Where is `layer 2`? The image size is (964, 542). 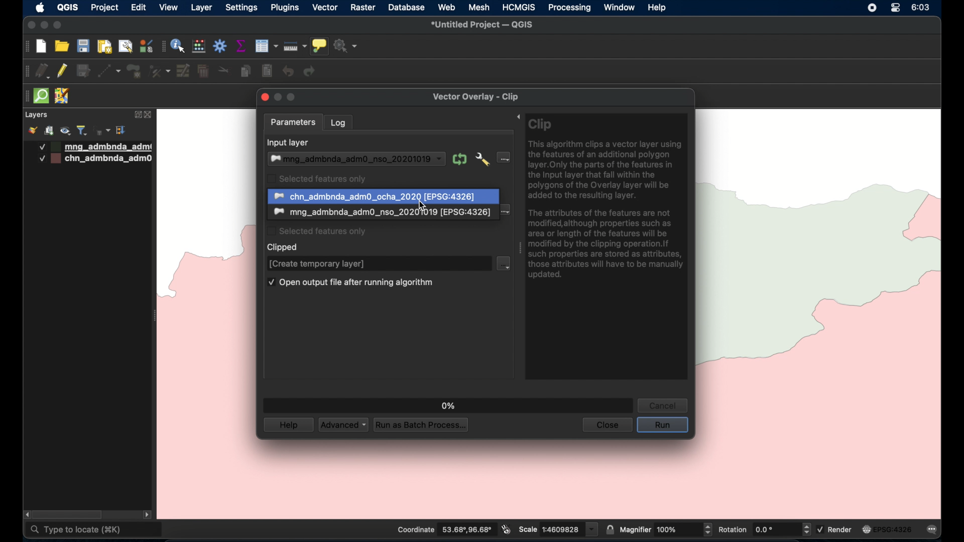
layer 2 is located at coordinates (96, 159).